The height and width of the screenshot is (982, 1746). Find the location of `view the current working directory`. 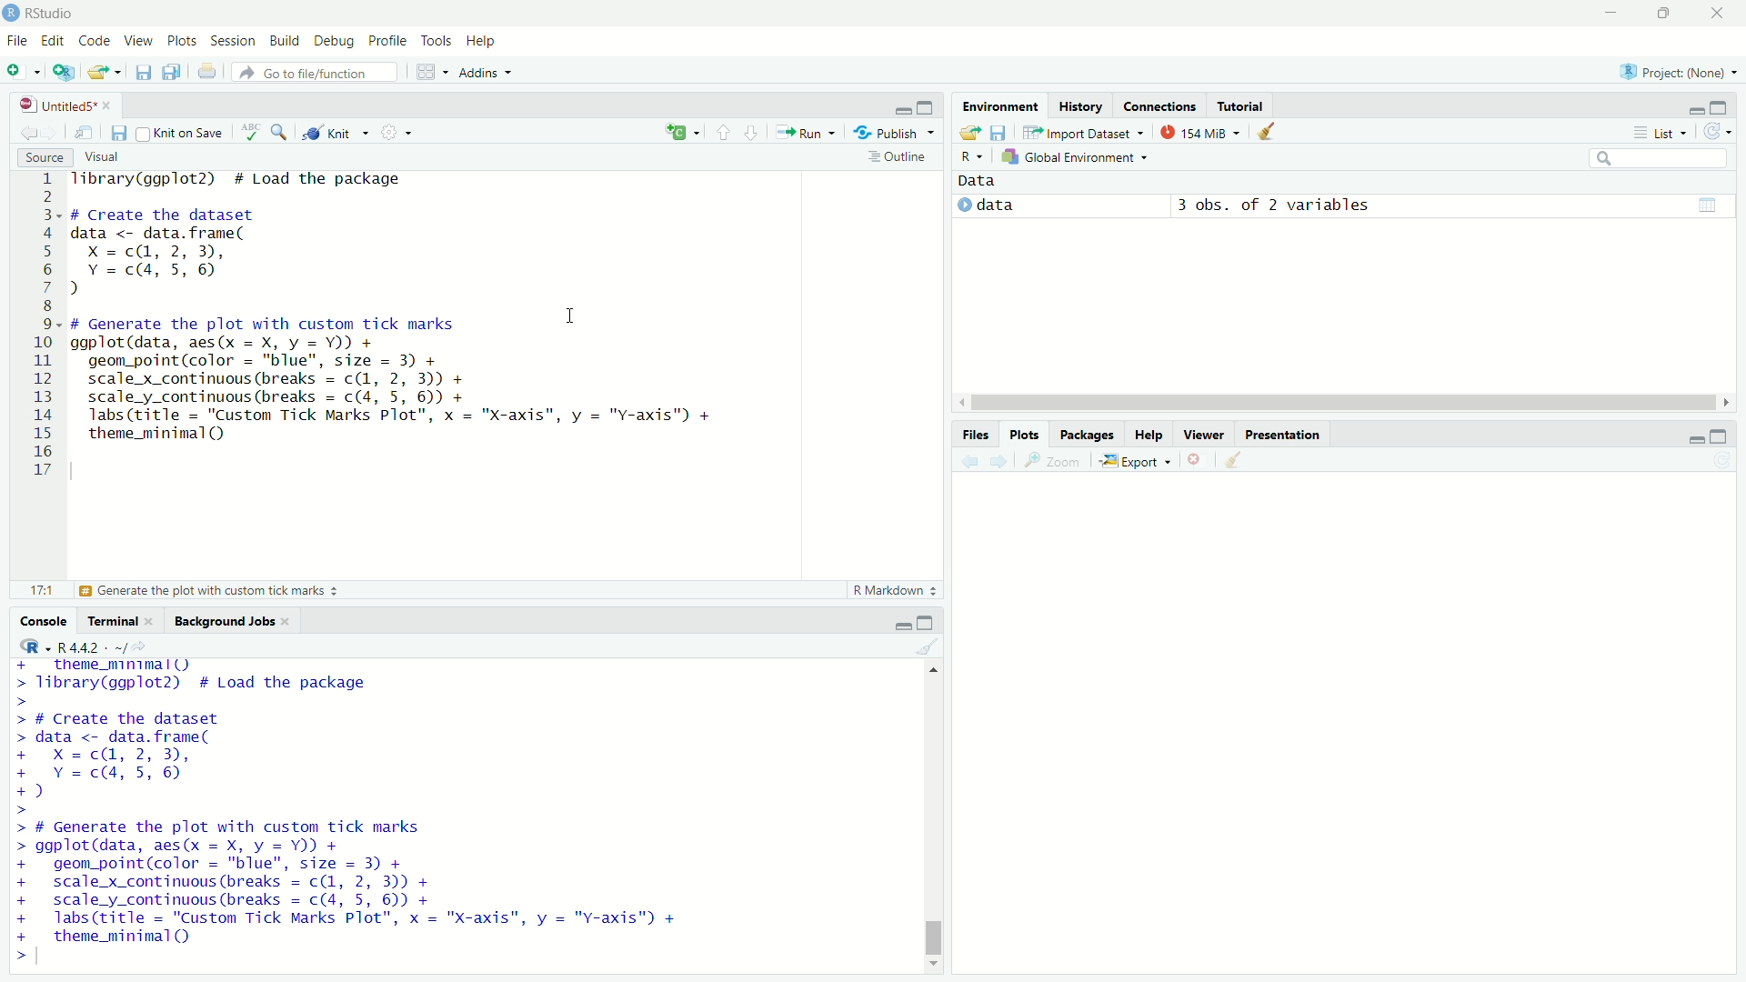

view the current working directory is located at coordinates (152, 646).